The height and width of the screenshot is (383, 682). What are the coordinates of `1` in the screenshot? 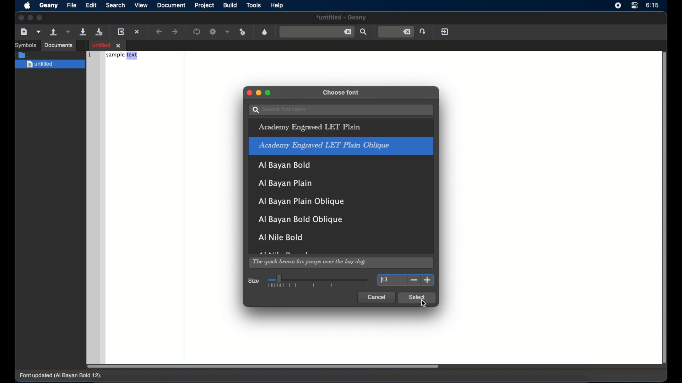 It's located at (89, 54).